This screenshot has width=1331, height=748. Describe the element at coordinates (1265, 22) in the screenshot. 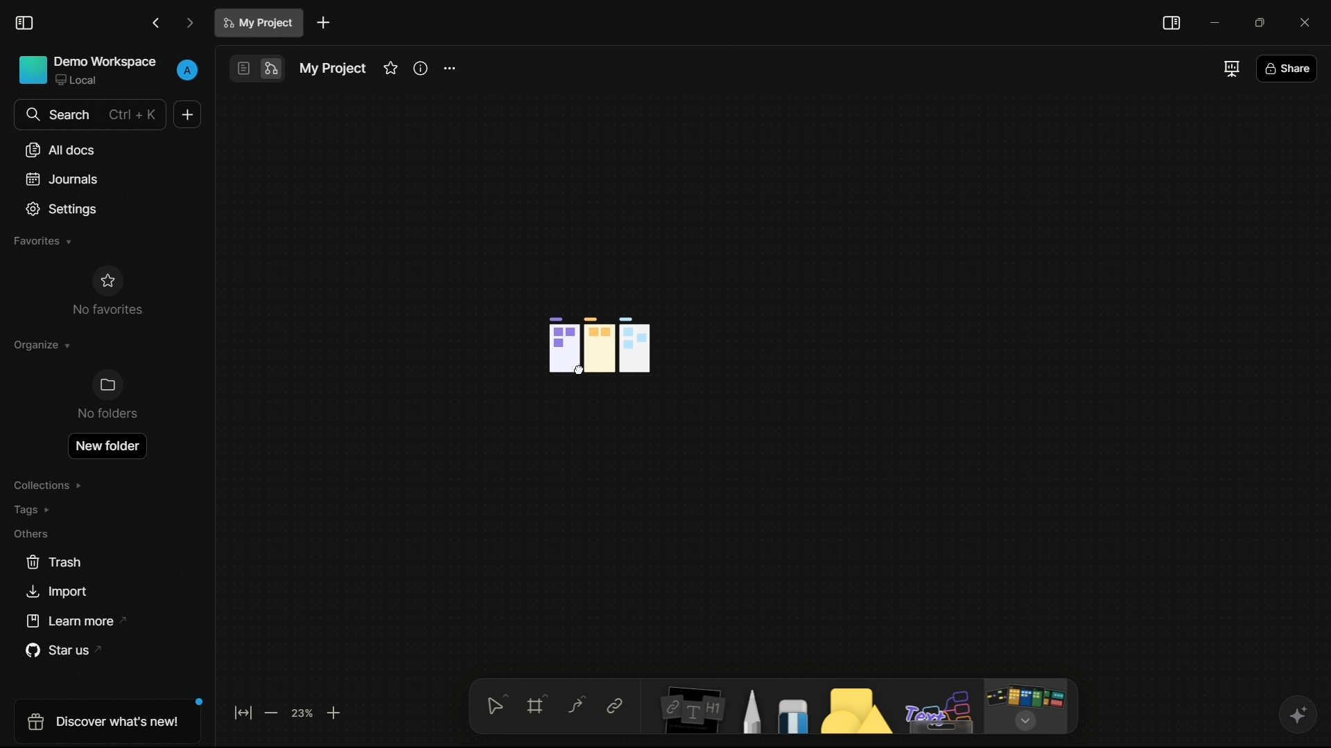

I see `maximize or restore` at that location.